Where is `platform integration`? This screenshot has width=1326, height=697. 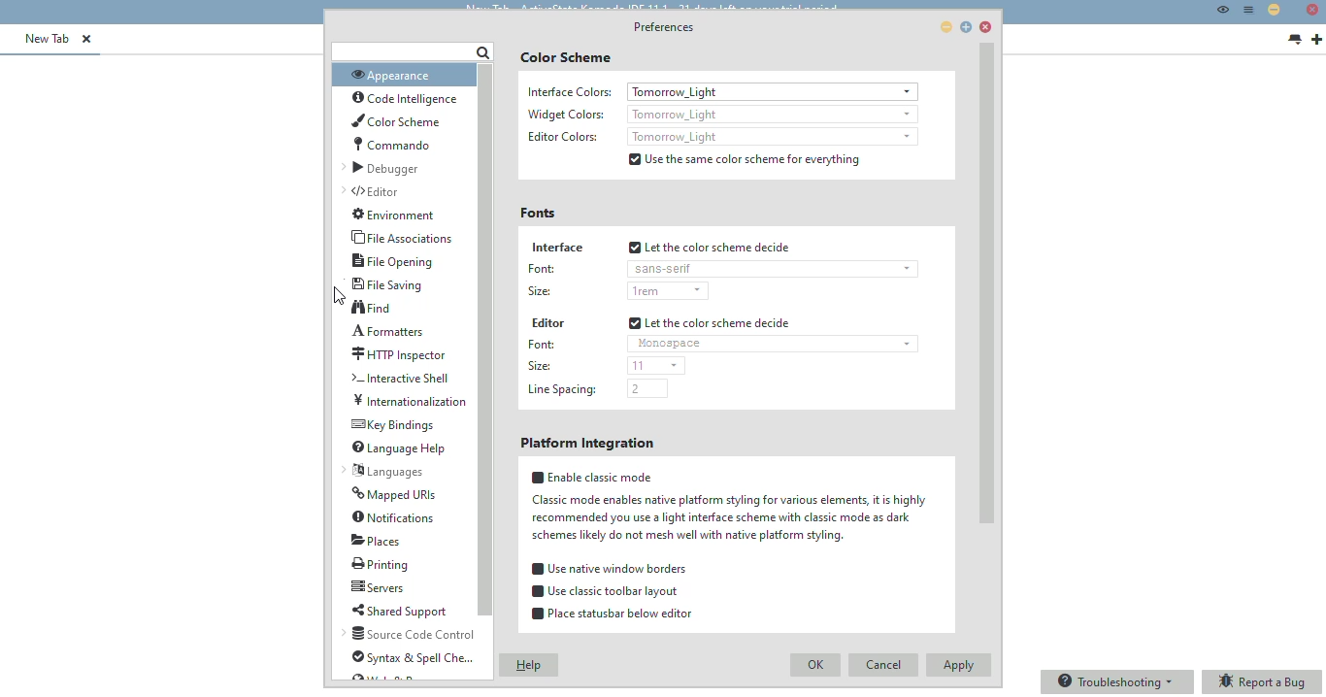 platform integration is located at coordinates (588, 443).